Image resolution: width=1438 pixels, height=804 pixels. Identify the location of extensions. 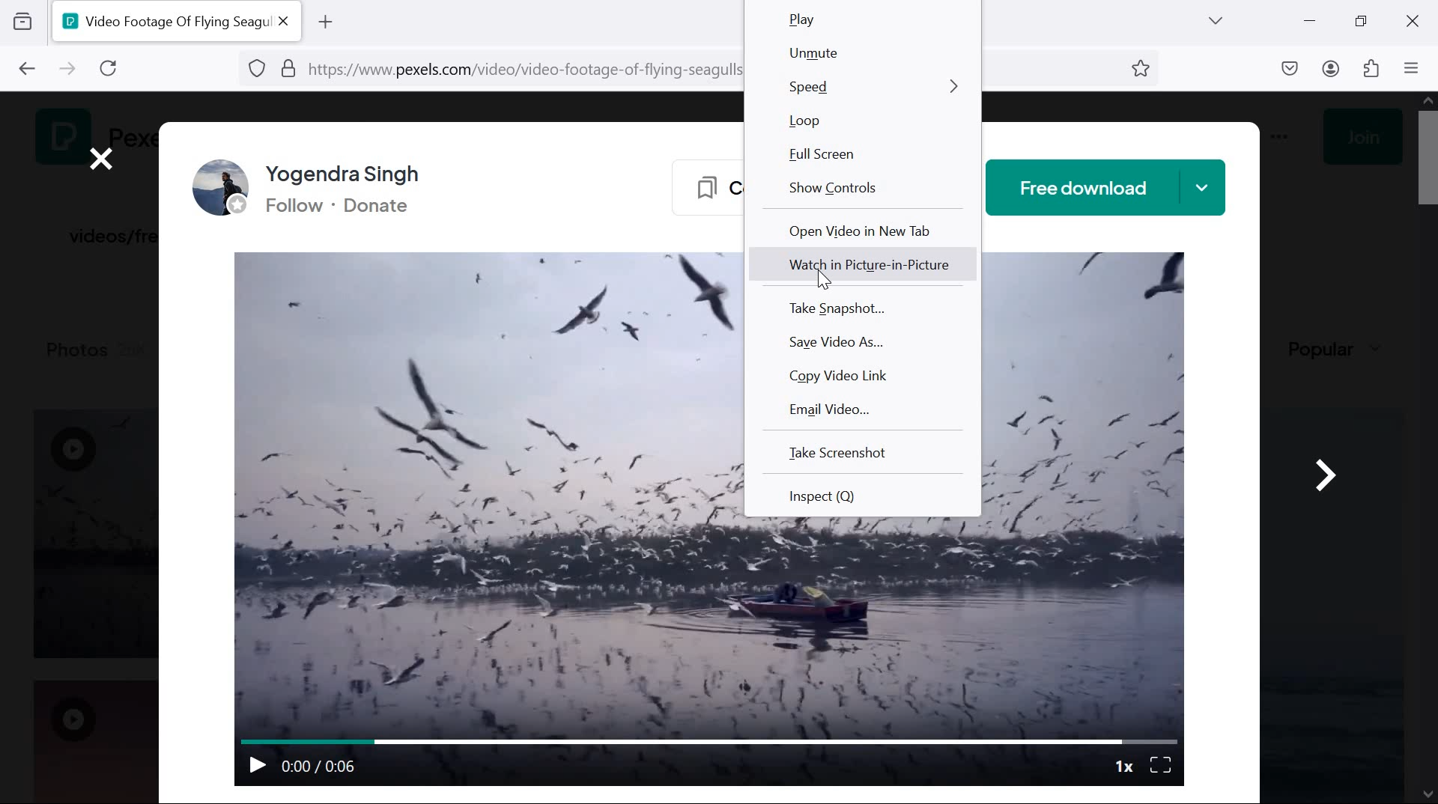
(1374, 70).